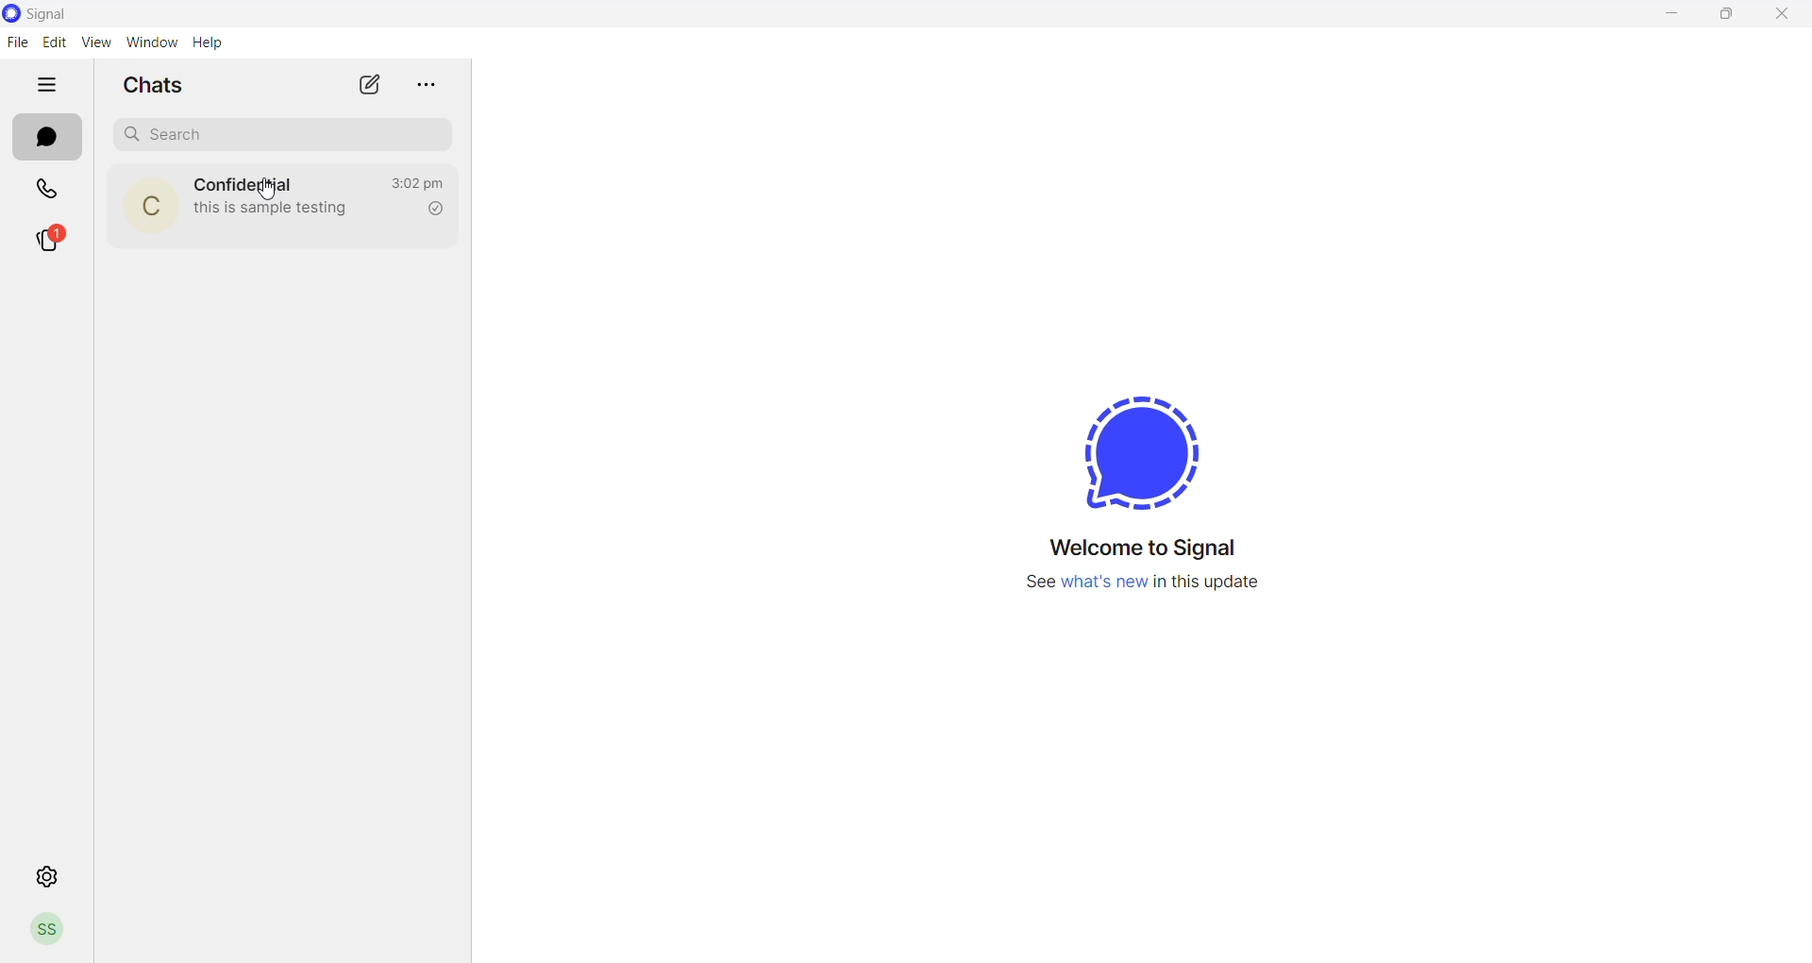  Describe the element at coordinates (1146, 590) in the screenshot. I see `new updates information` at that location.